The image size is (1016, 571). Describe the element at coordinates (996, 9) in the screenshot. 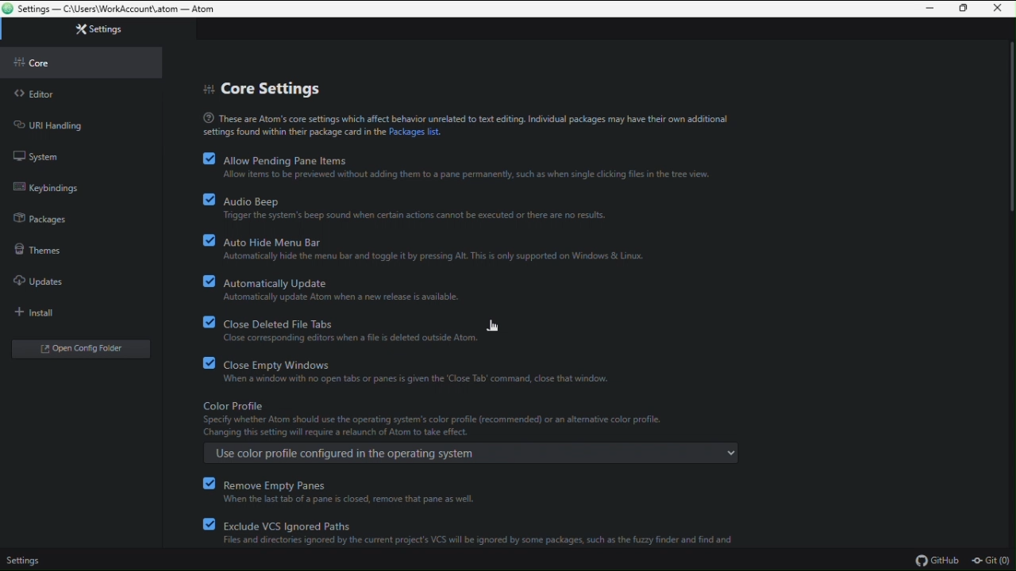

I see `close` at that location.